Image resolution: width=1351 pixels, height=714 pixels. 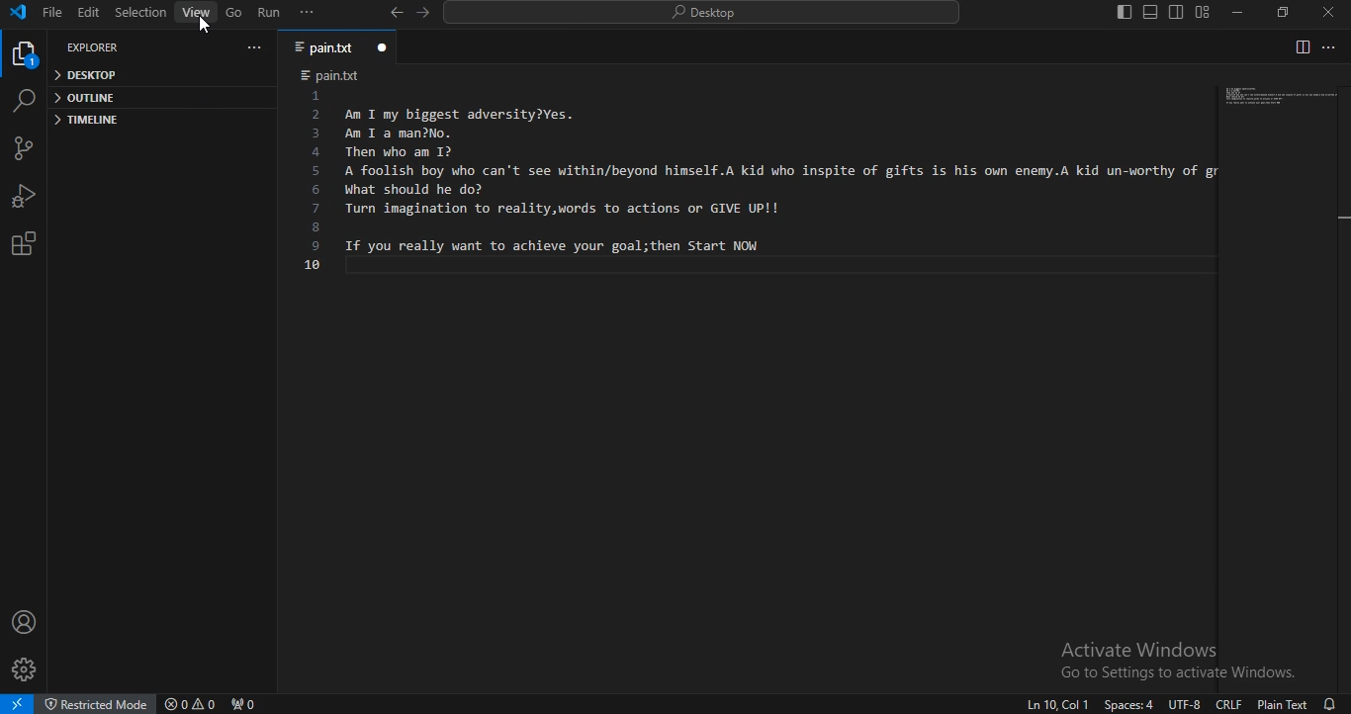 What do you see at coordinates (27, 669) in the screenshot?
I see `manage` at bounding box center [27, 669].